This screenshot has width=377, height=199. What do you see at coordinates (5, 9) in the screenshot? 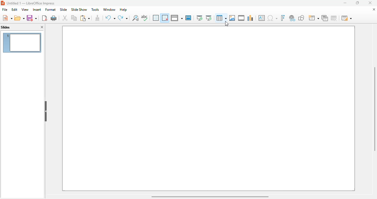
I see `file` at bounding box center [5, 9].